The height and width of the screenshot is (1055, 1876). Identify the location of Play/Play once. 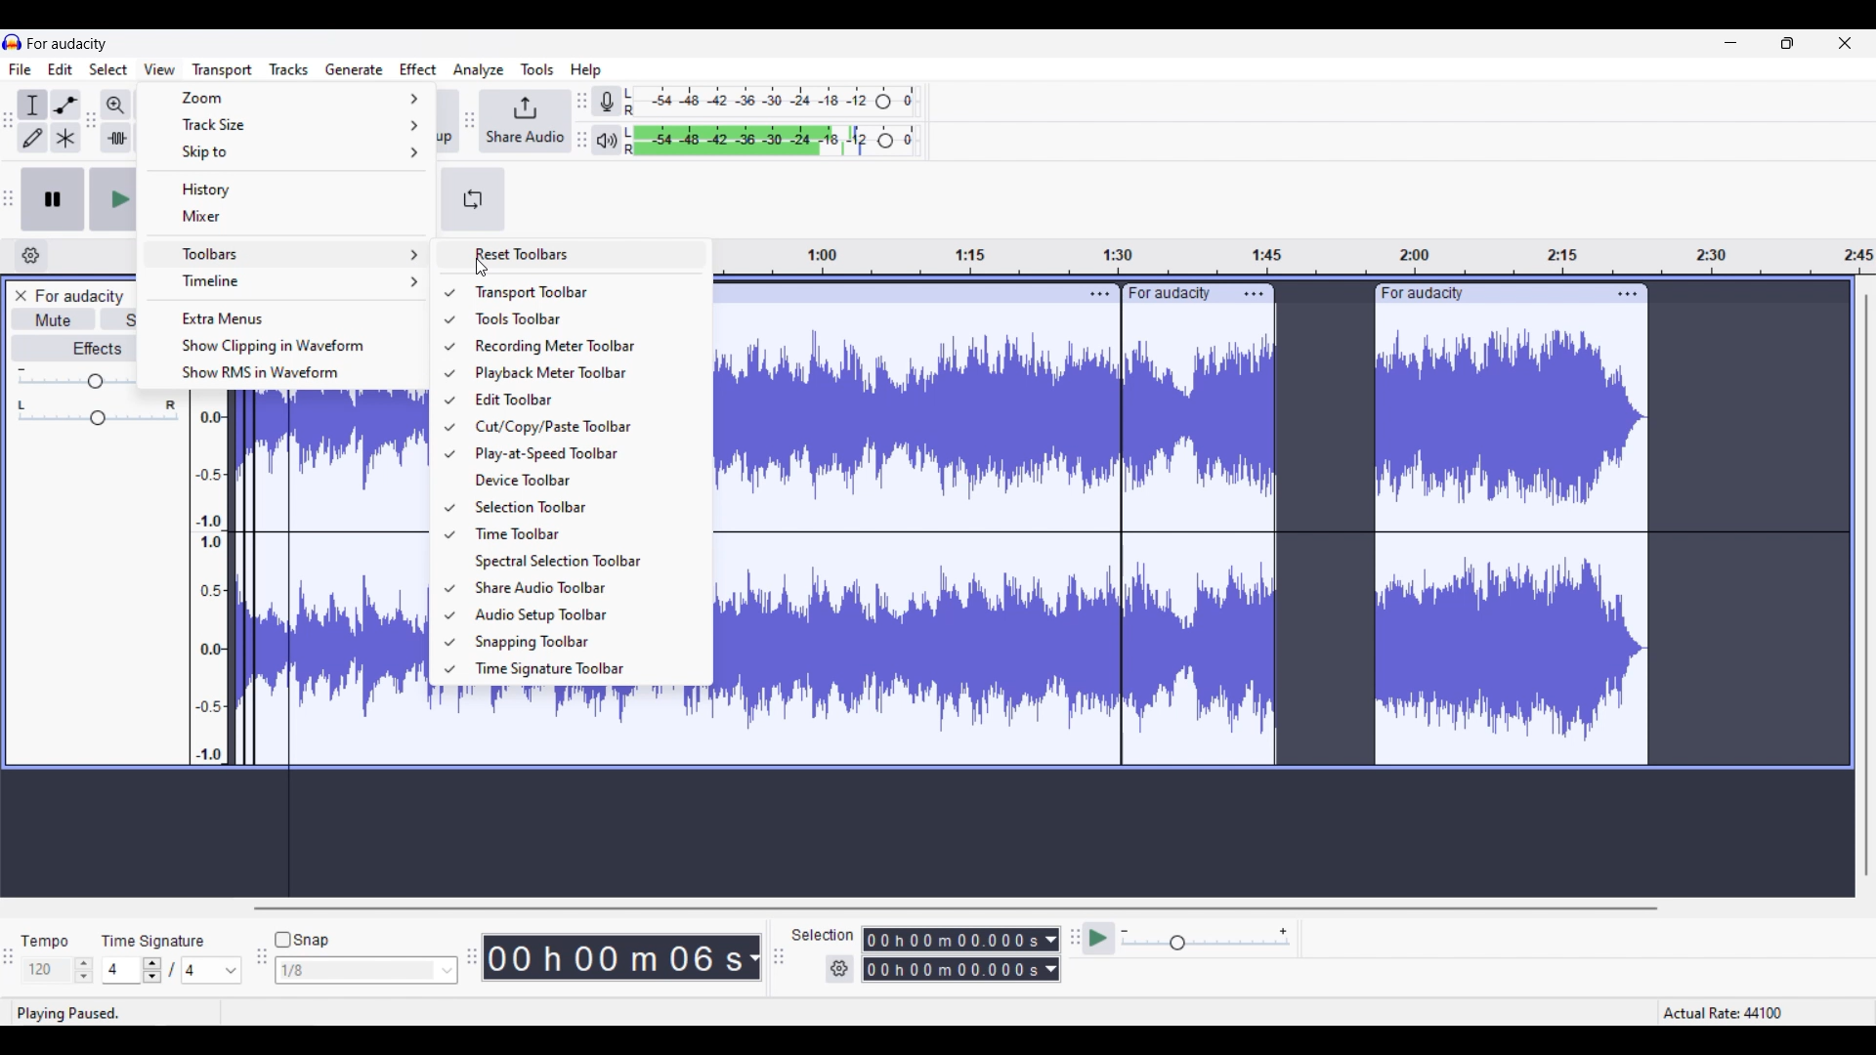
(112, 198).